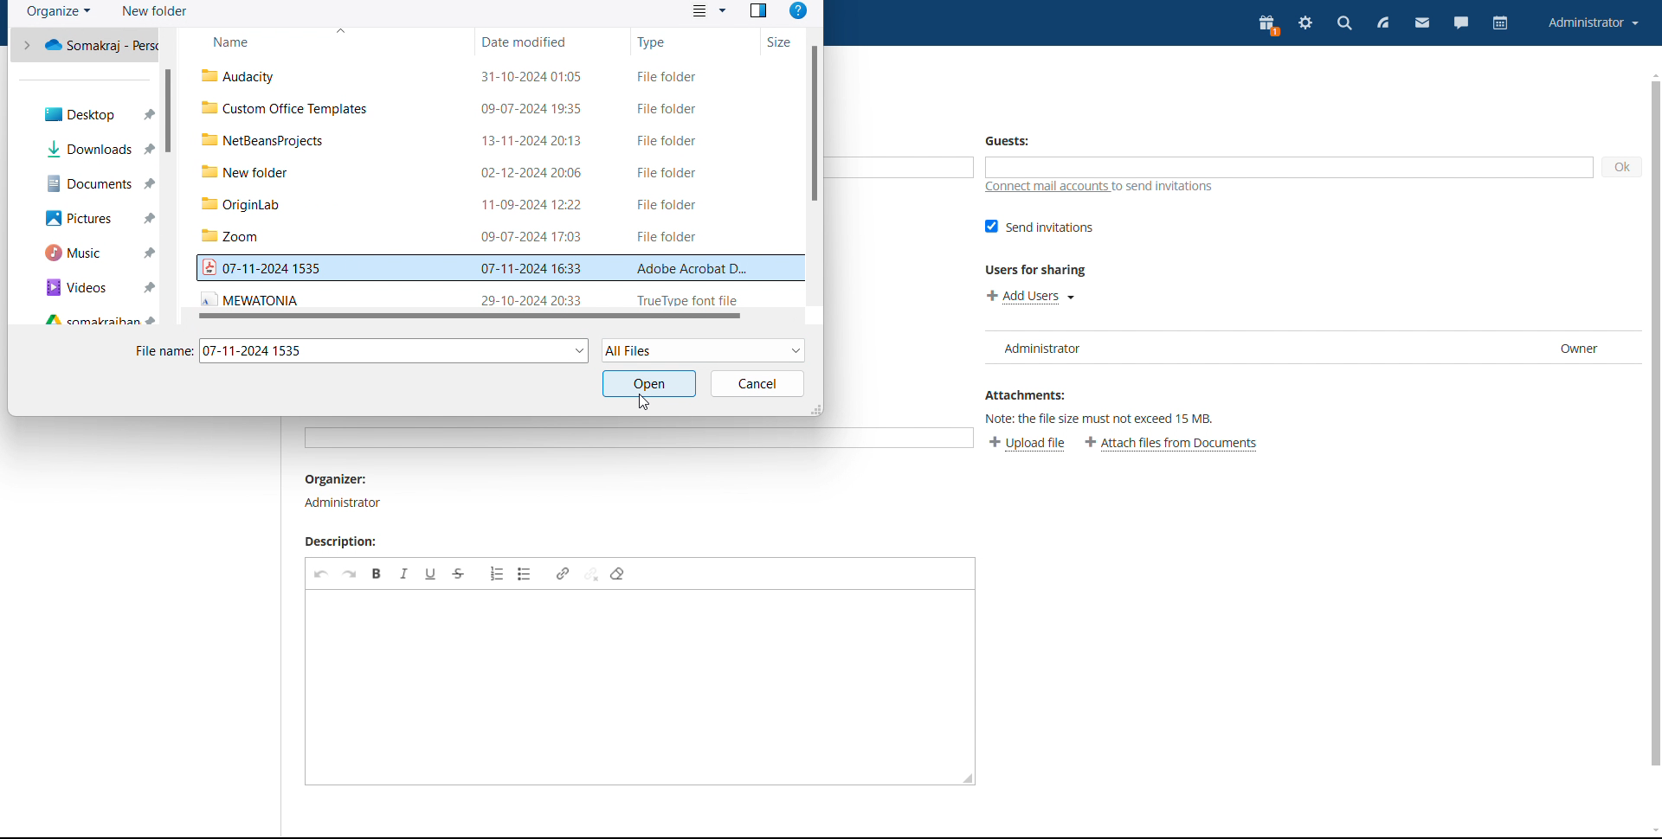  Describe the element at coordinates (1623, 168) in the screenshot. I see `ok` at that location.